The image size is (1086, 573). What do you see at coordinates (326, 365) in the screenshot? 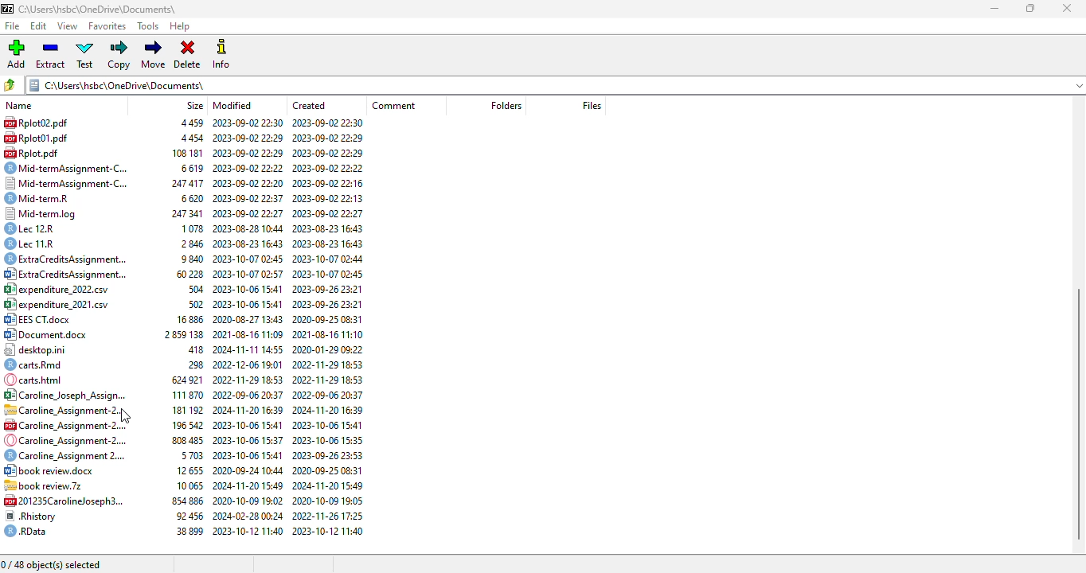
I see `2022-11-29 18:53` at bounding box center [326, 365].